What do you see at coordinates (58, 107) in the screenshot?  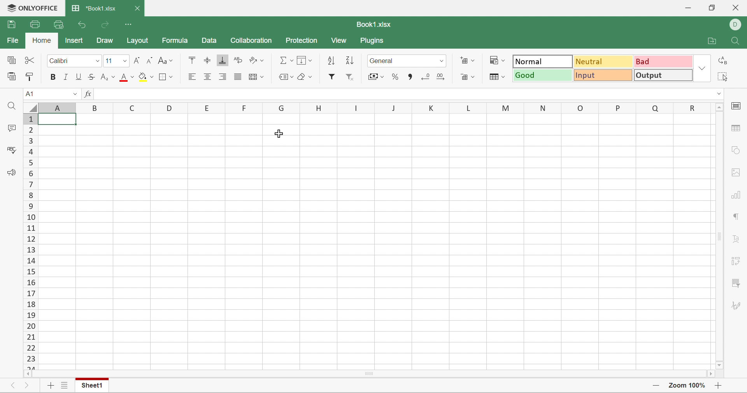 I see `Column names` at bounding box center [58, 107].